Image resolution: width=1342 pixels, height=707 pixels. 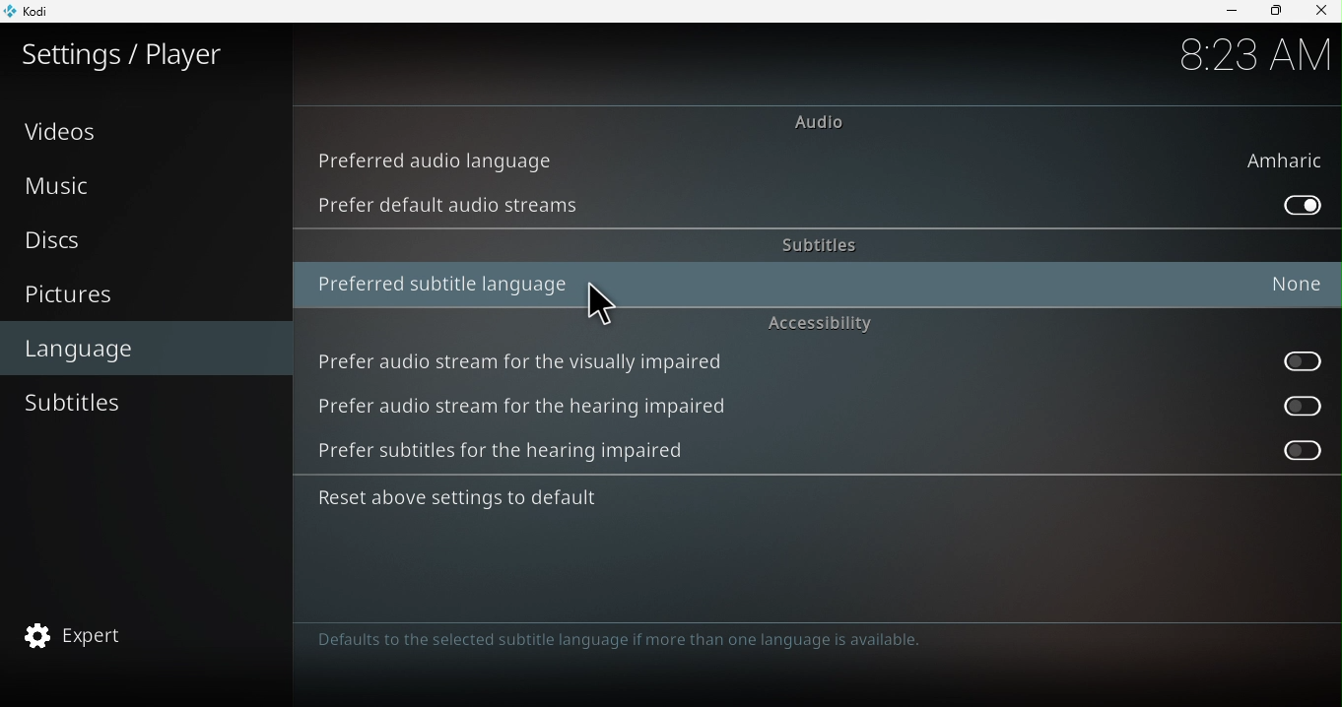 I want to click on Preferred audio language : Amharic, so click(x=828, y=161).